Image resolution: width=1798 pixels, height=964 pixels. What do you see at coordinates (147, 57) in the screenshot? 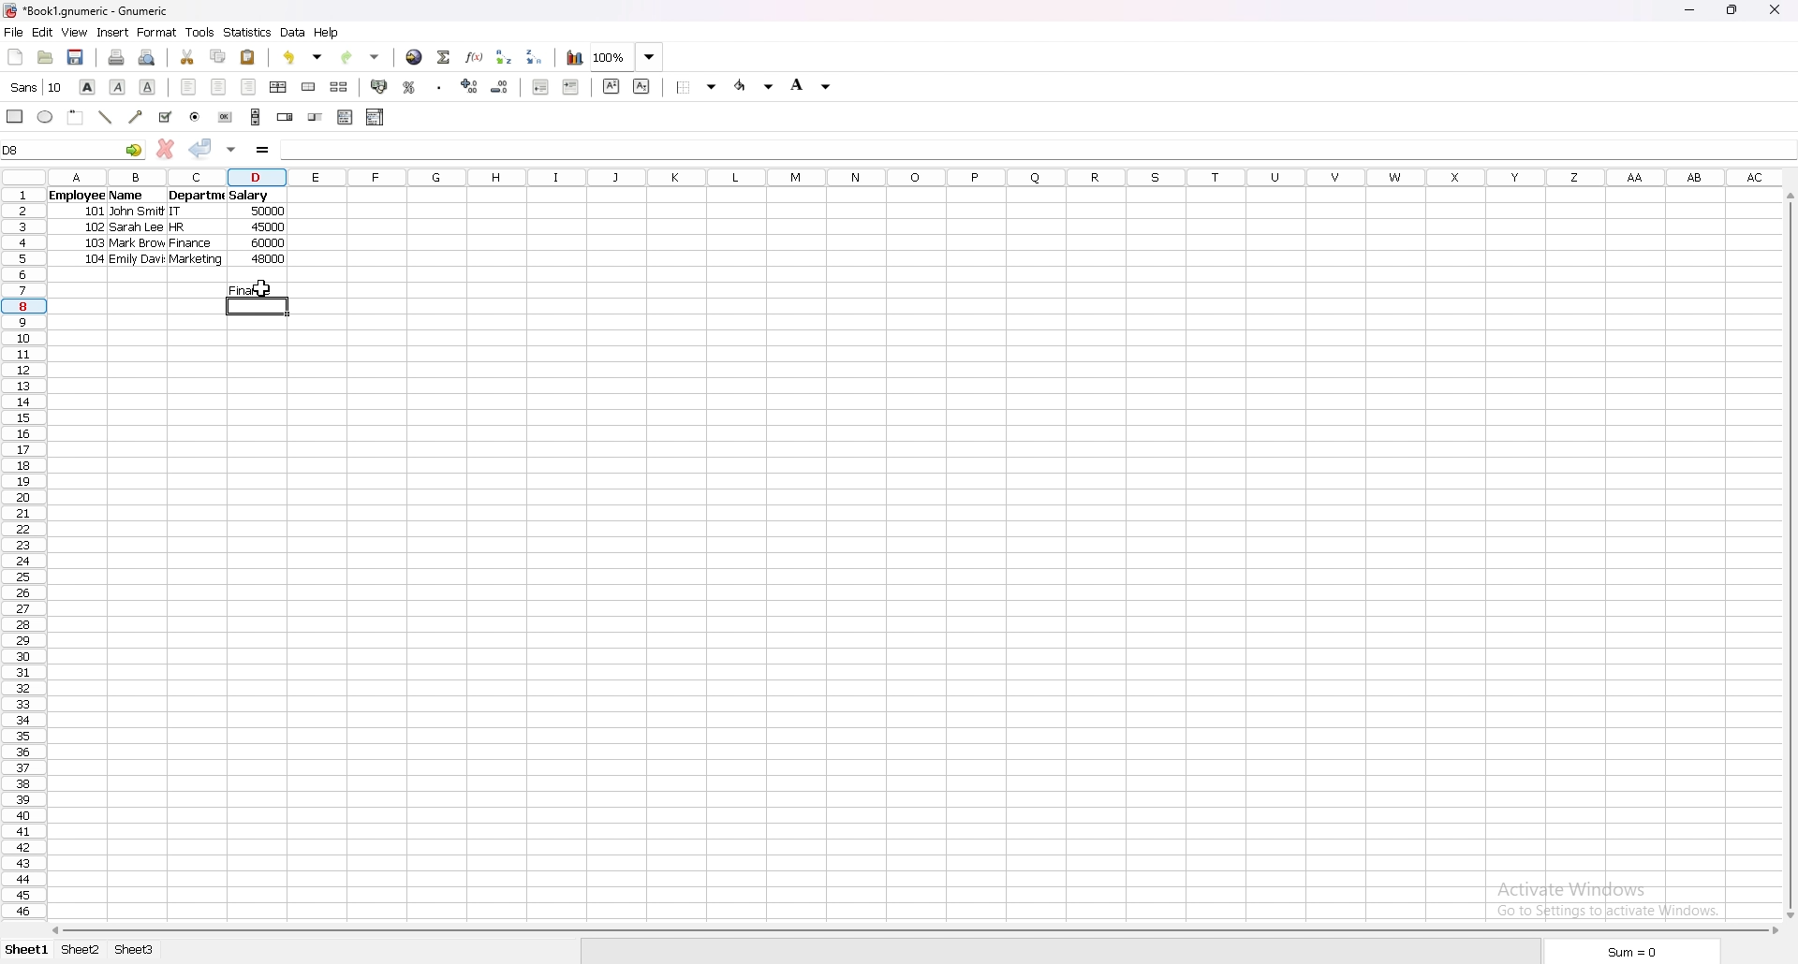
I see `print preview` at bounding box center [147, 57].